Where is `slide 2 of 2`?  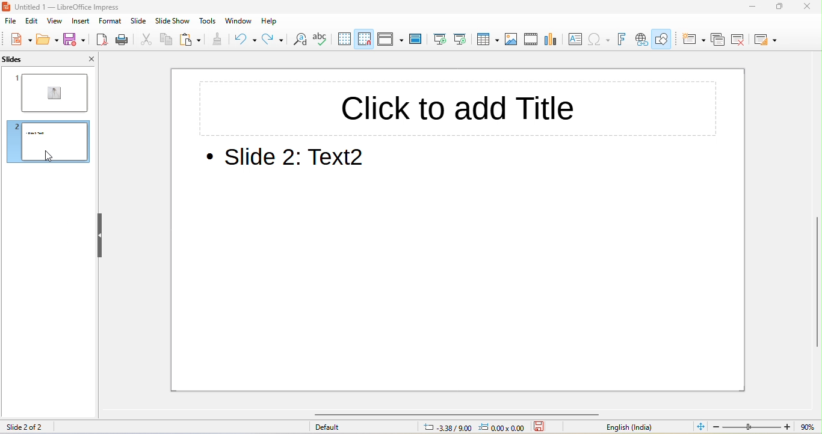
slide 2 of 2 is located at coordinates (30, 426).